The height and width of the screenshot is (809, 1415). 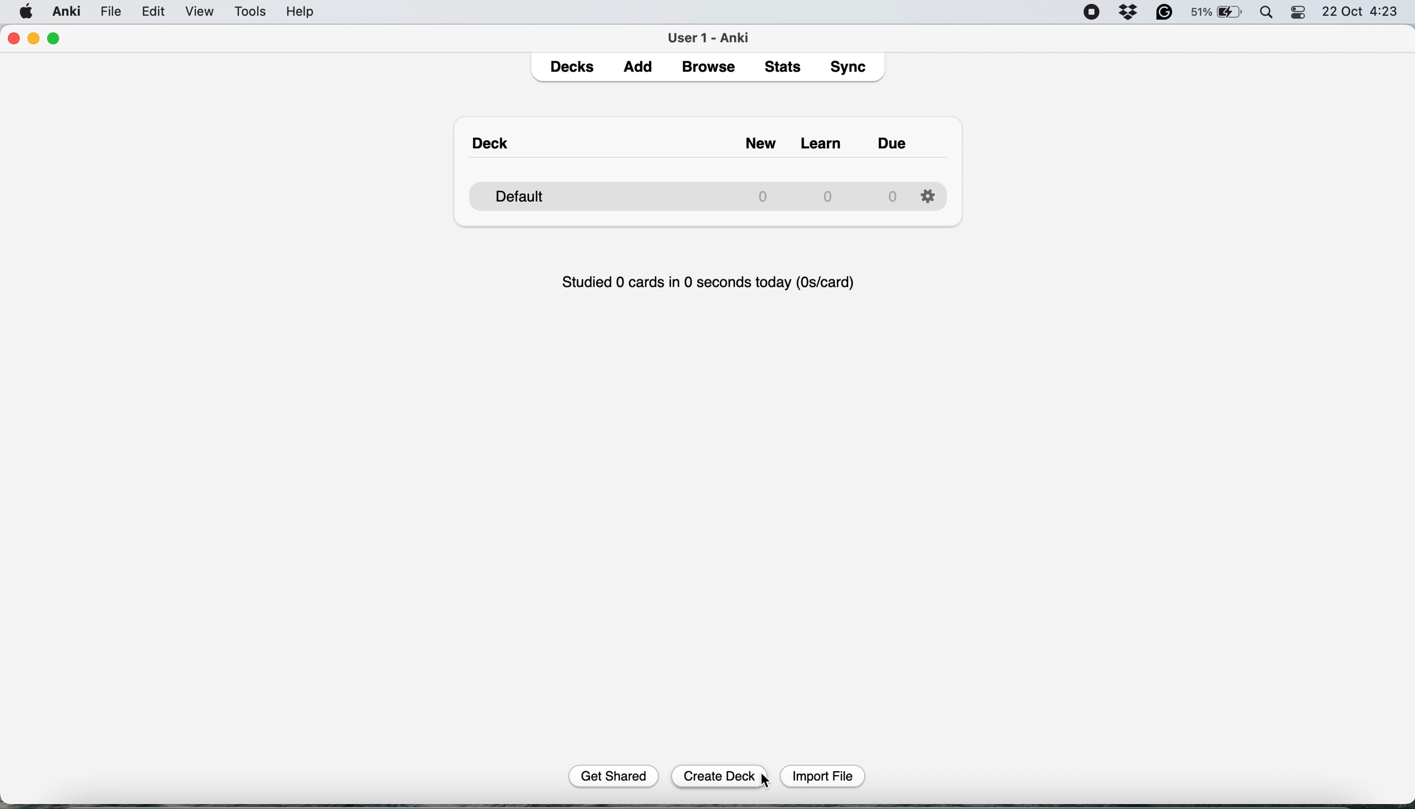 What do you see at coordinates (252, 13) in the screenshot?
I see `tools` at bounding box center [252, 13].